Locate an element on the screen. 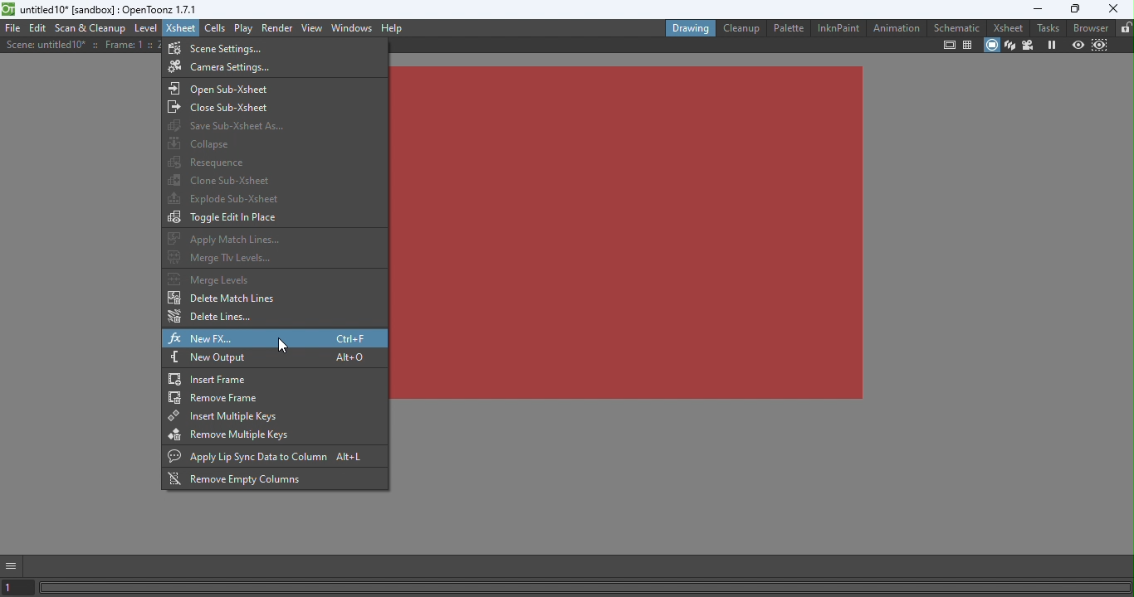 The width and height of the screenshot is (1134, 597). Close sub-Xsheet is located at coordinates (226, 107).